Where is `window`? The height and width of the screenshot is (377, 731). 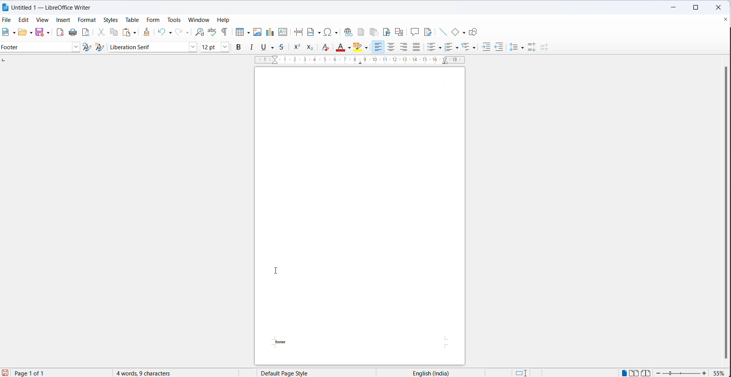 window is located at coordinates (199, 20).